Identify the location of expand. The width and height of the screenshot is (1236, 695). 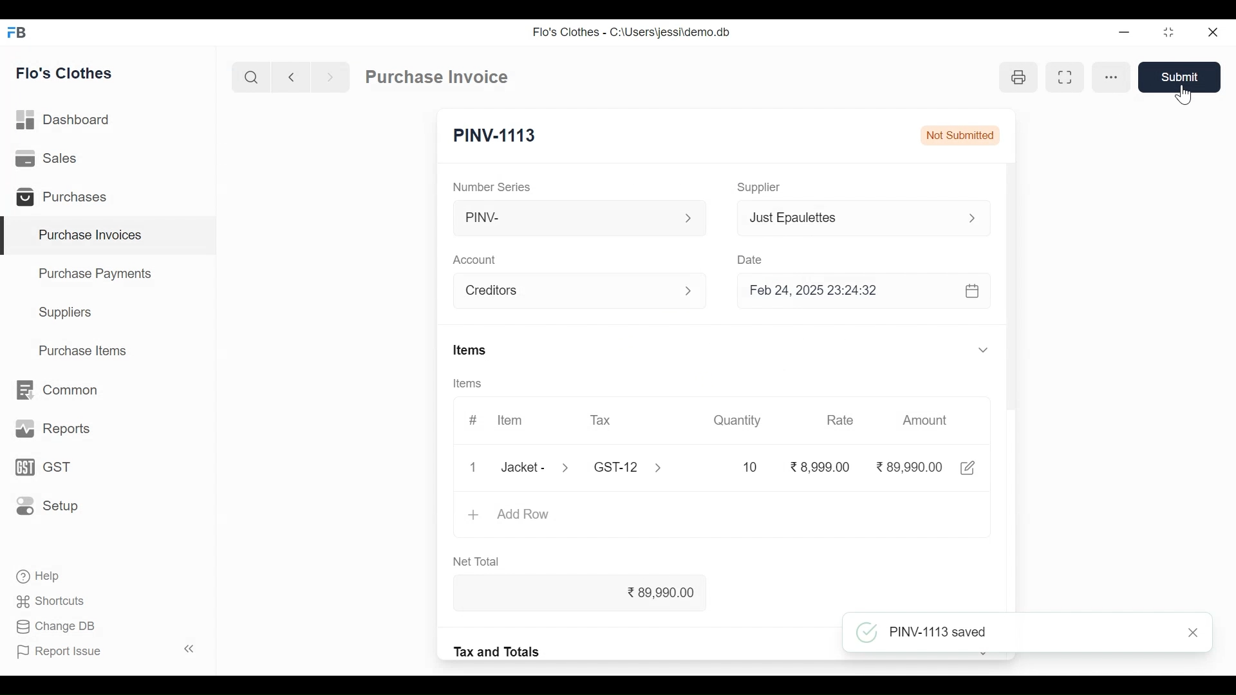
(688, 218).